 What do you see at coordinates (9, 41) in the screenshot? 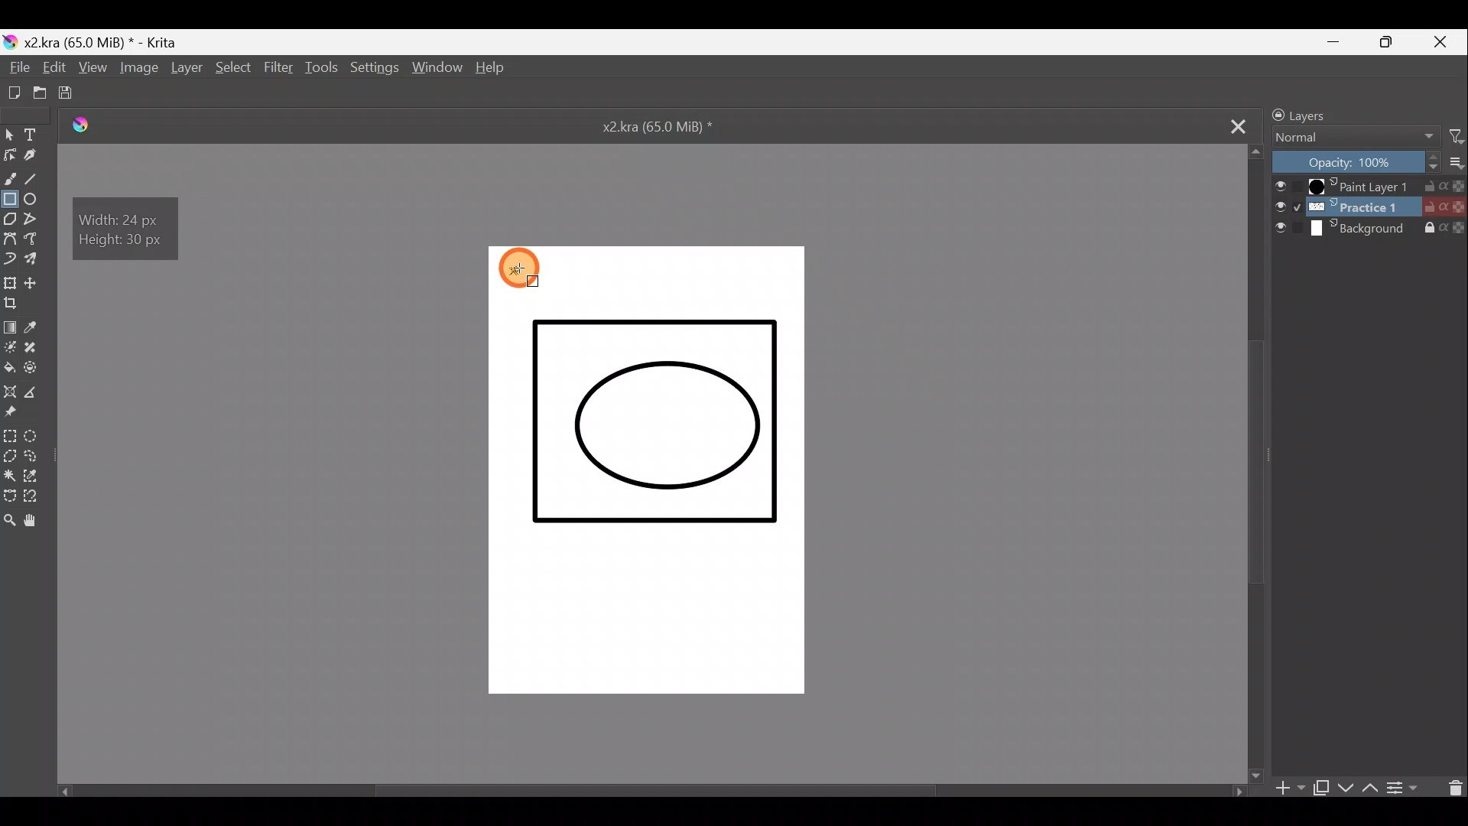
I see `Krita logo` at bounding box center [9, 41].